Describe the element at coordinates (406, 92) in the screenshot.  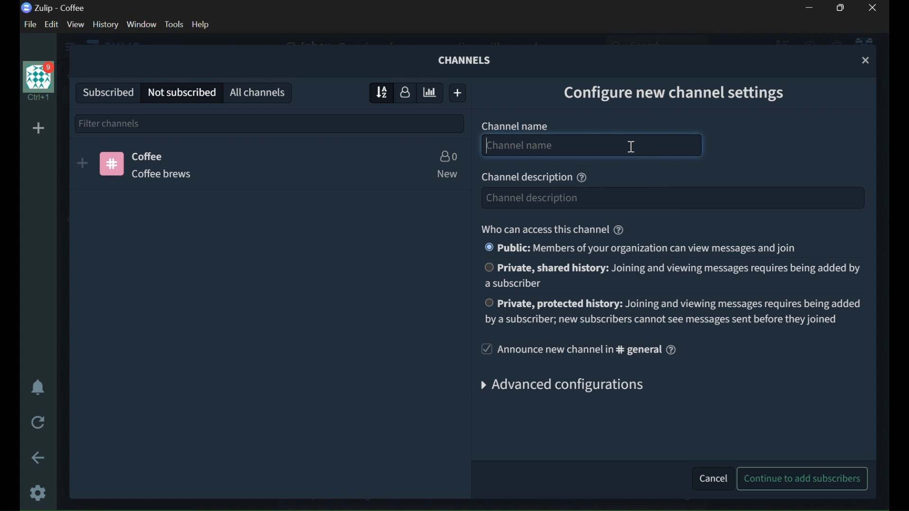
I see `SORT BY NUMBER` at that location.